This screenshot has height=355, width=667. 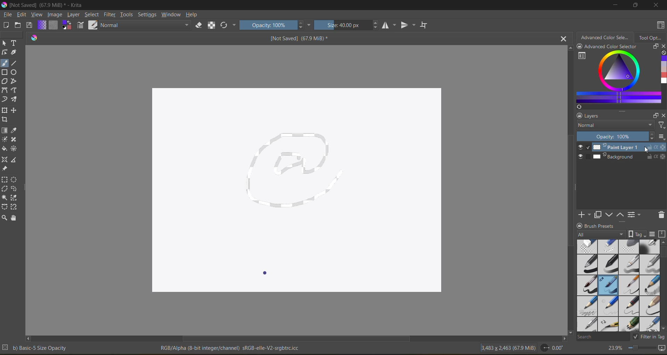 What do you see at coordinates (654, 46) in the screenshot?
I see `resize` at bounding box center [654, 46].